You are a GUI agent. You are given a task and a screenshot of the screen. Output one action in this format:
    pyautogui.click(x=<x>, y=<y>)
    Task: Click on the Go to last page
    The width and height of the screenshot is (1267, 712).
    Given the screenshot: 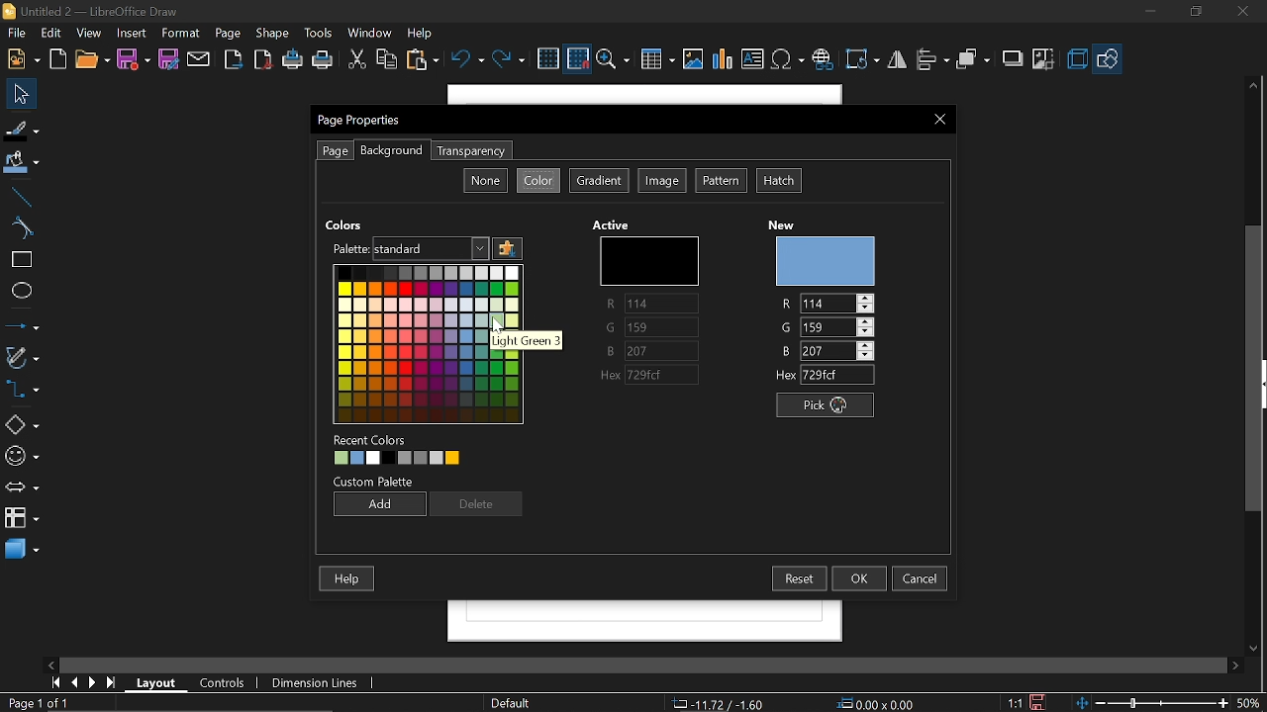 What is the action you would take?
    pyautogui.click(x=114, y=683)
    